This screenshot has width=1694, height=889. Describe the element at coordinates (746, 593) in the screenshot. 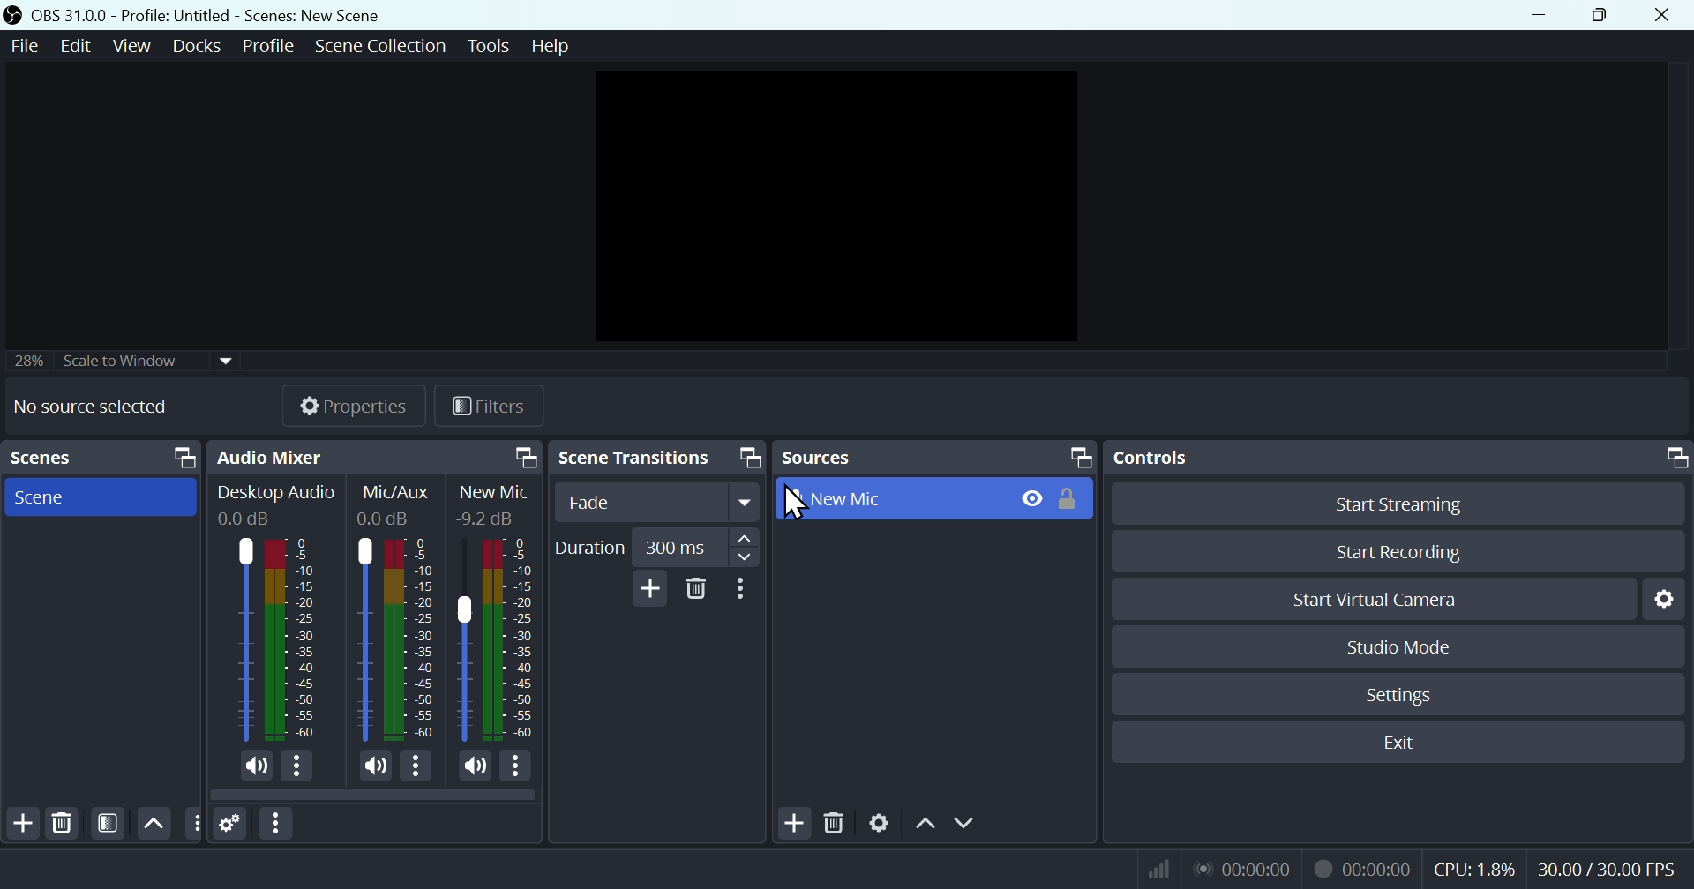

I see `More options` at that location.